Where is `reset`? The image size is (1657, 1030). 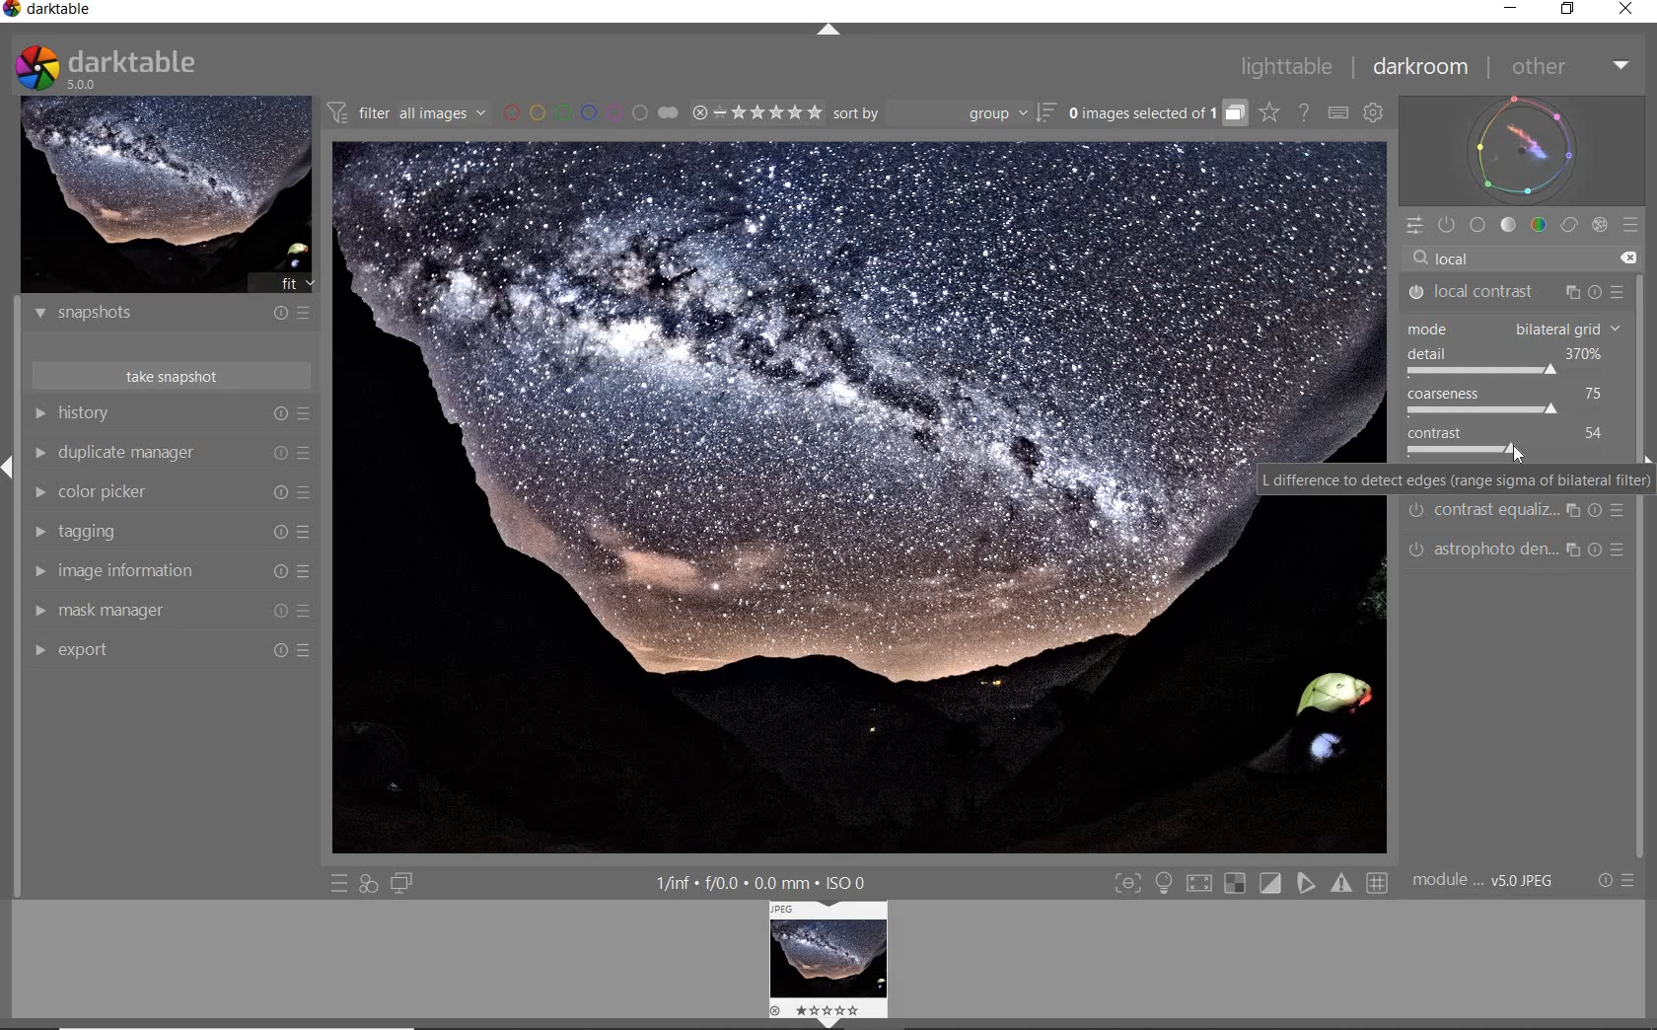
reset is located at coordinates (278, 449).